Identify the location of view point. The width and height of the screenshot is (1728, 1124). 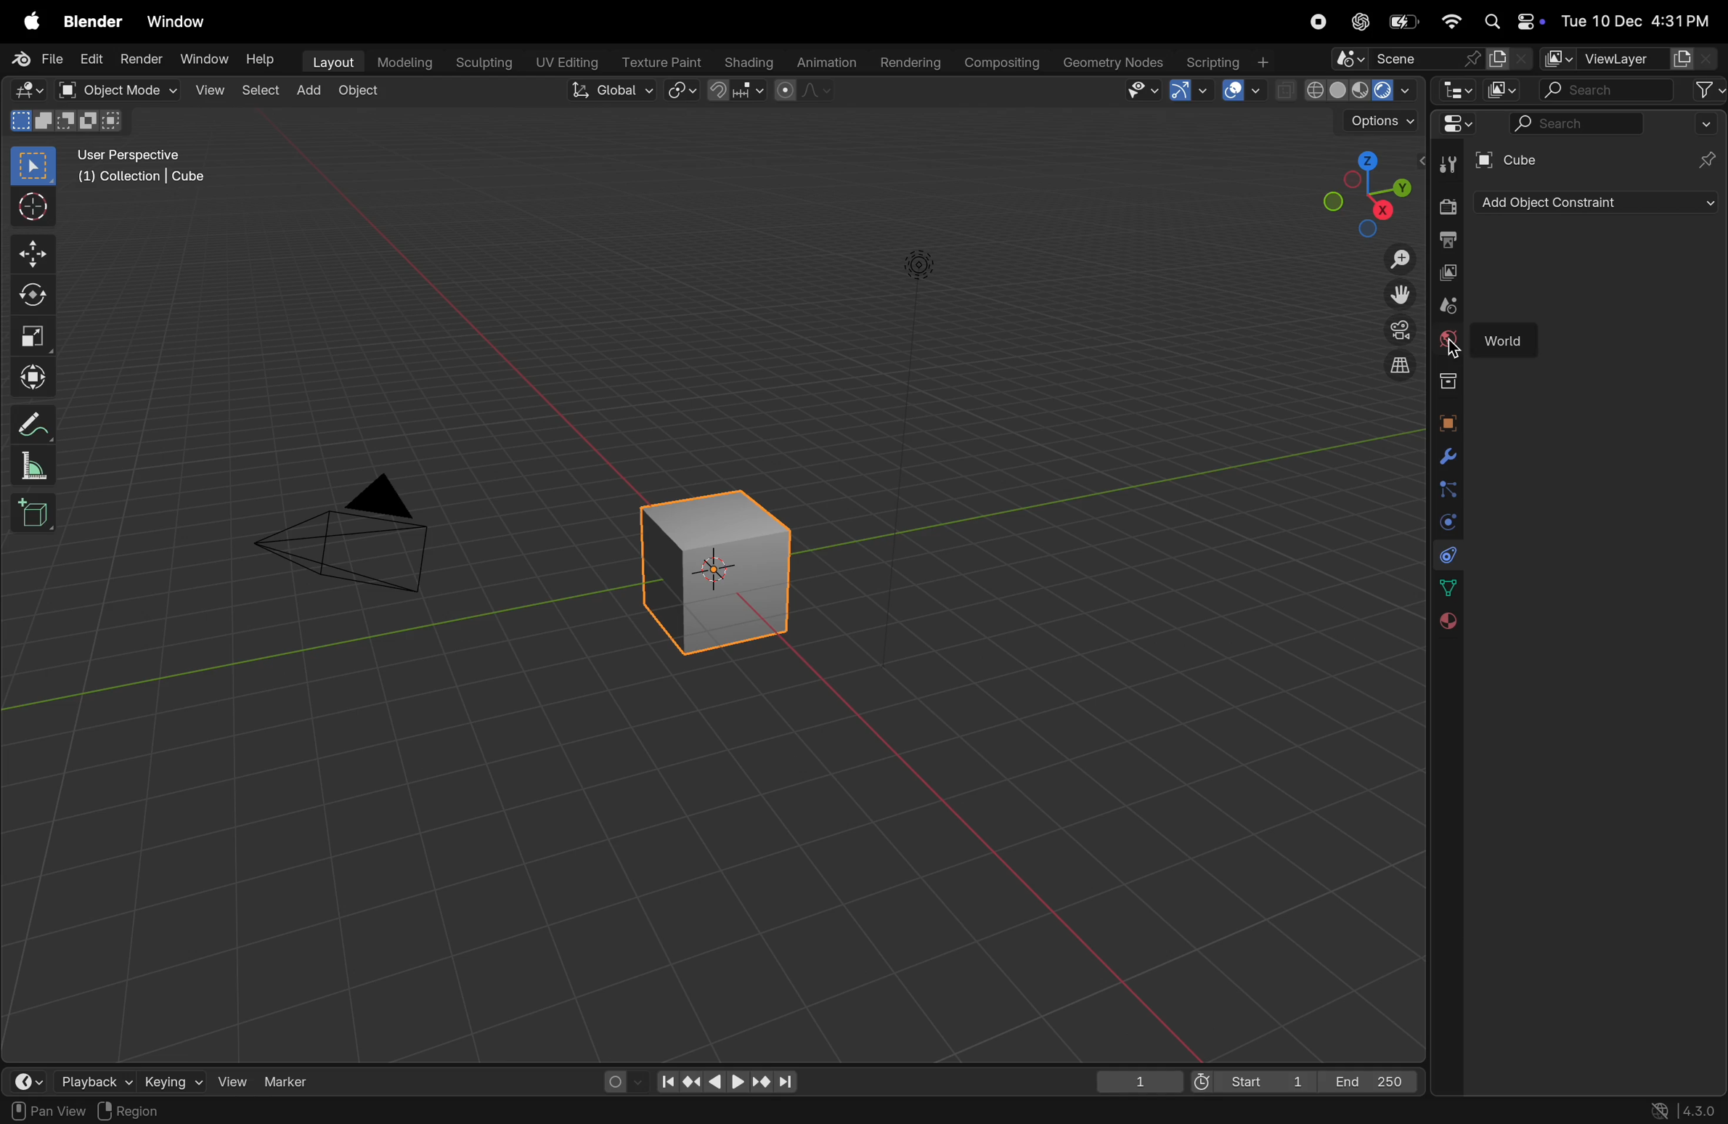
(1364, 192).